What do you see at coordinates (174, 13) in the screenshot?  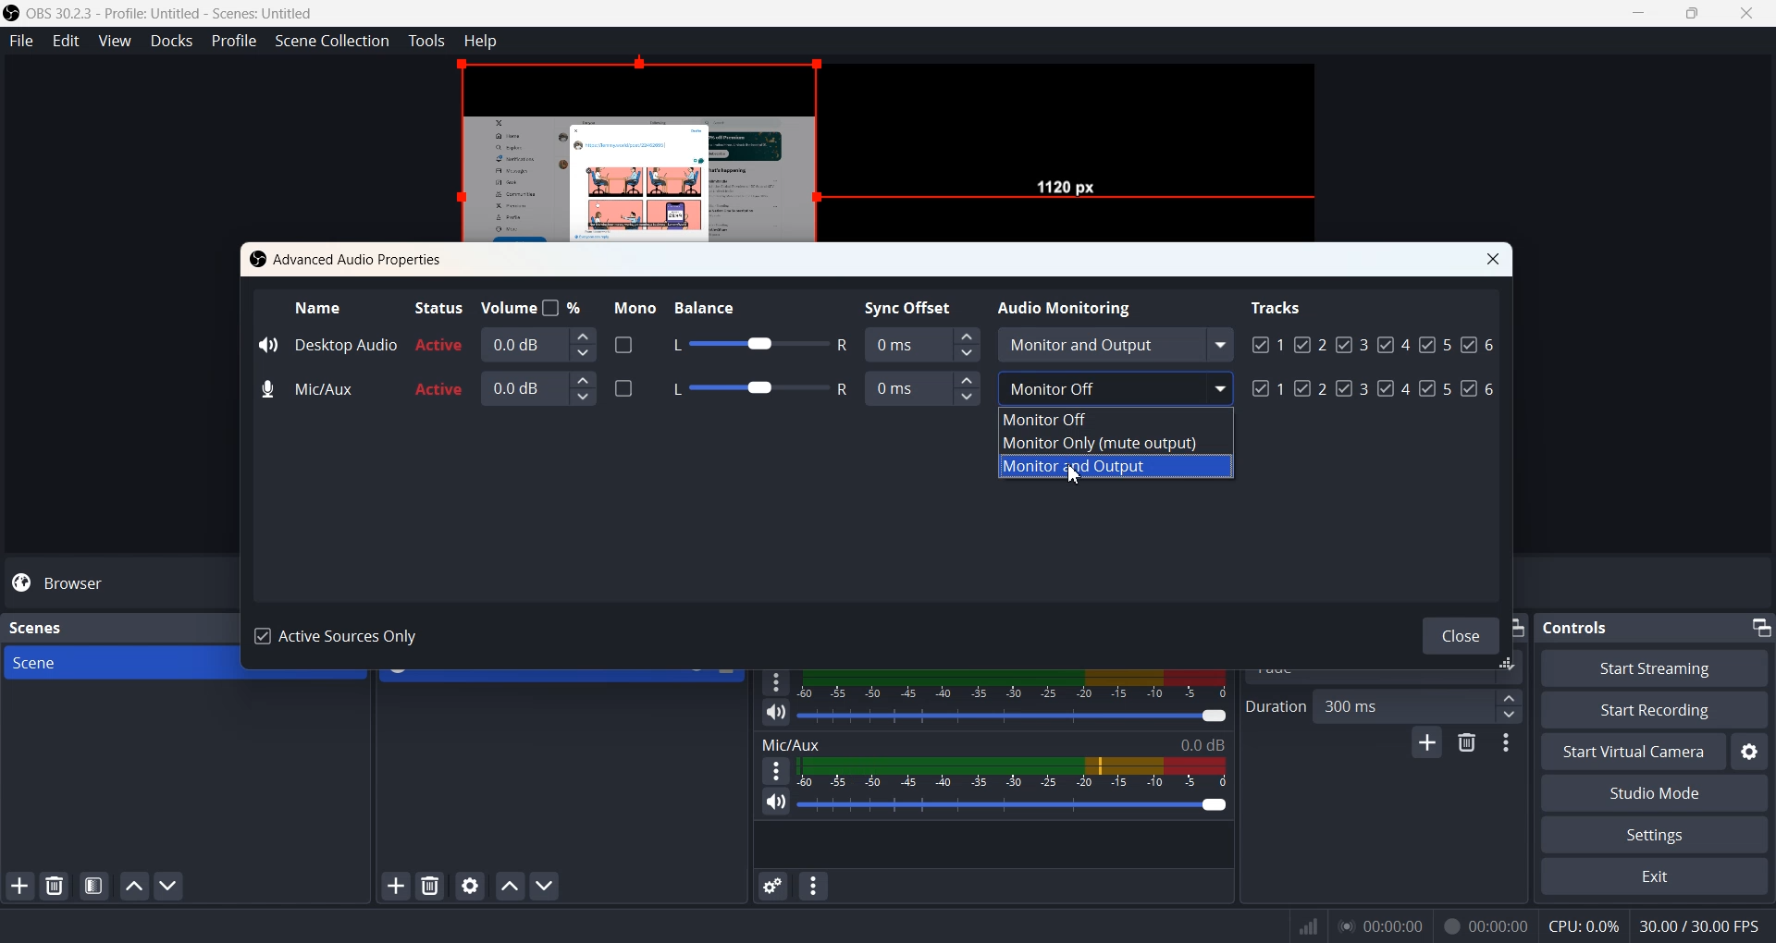 I see `‘OBS 30.2.3 - Profile: Untitled - Scenes: Untitled` at bounding box center [174, 13].